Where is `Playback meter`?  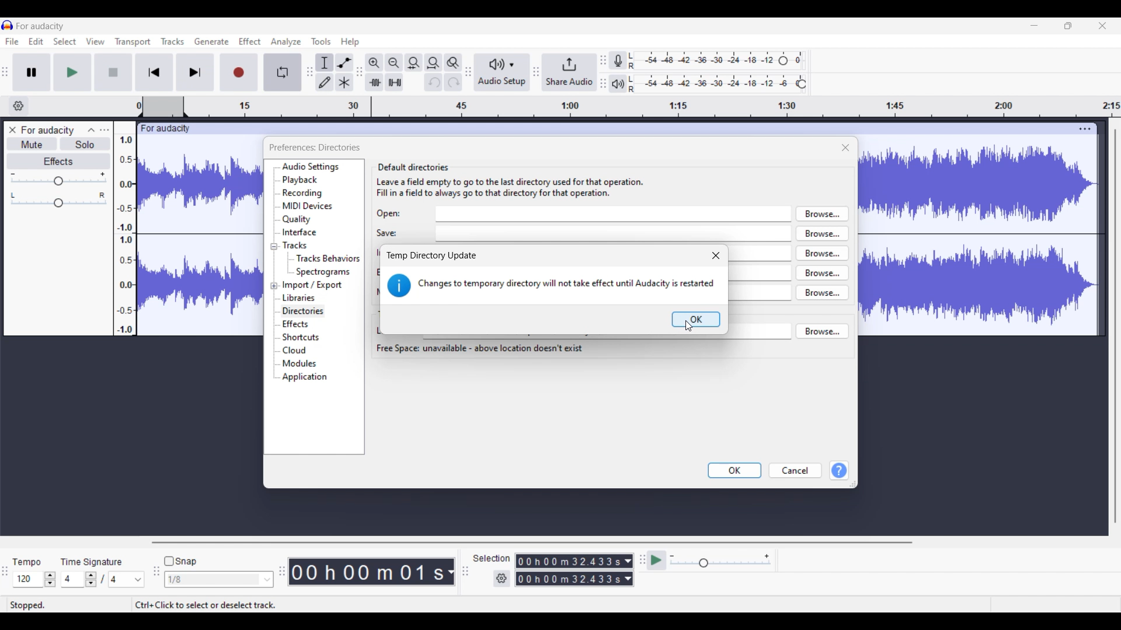
Playback meter is located at coordinates (618, 83).